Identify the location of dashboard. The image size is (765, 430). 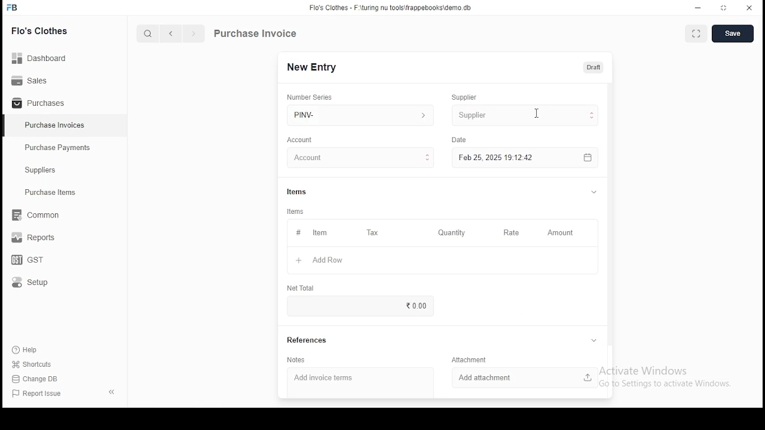
(45, 54).